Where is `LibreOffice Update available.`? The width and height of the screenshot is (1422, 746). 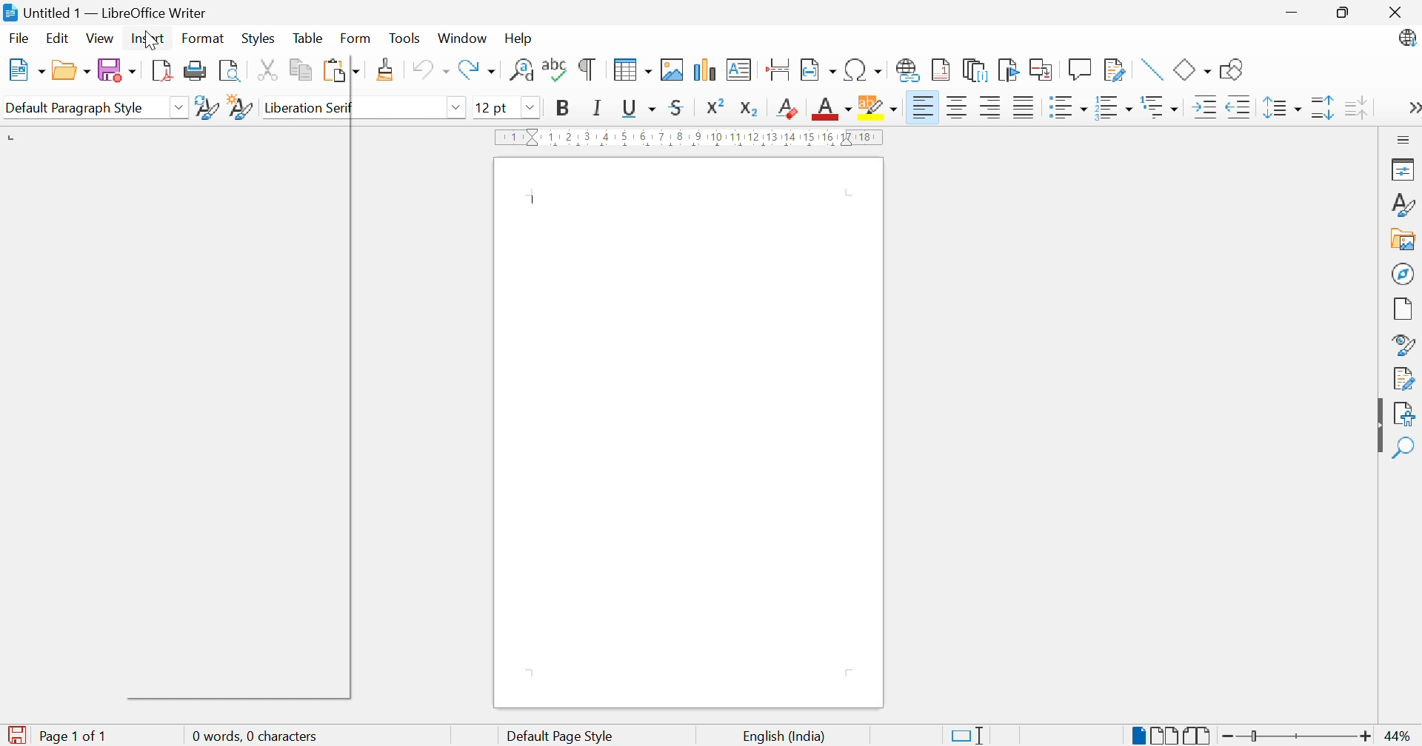 LibreOffice Update available. is located at coordinates (1406, 38).